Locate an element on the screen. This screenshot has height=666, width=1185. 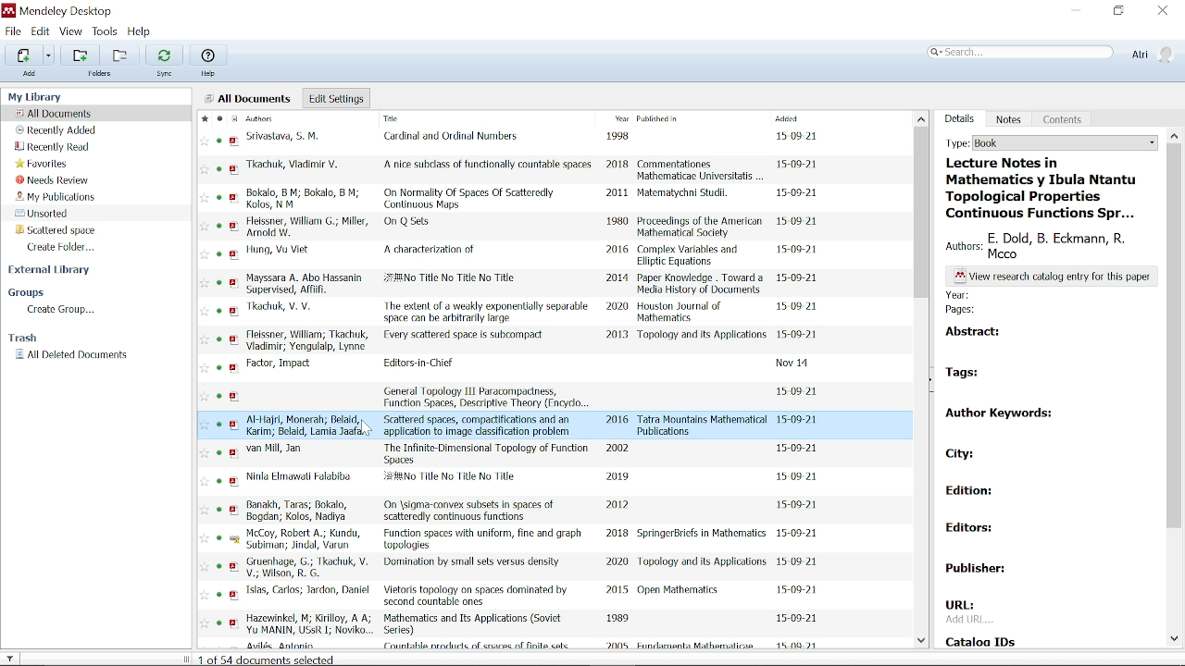
title is located at coordinates (411, 223).